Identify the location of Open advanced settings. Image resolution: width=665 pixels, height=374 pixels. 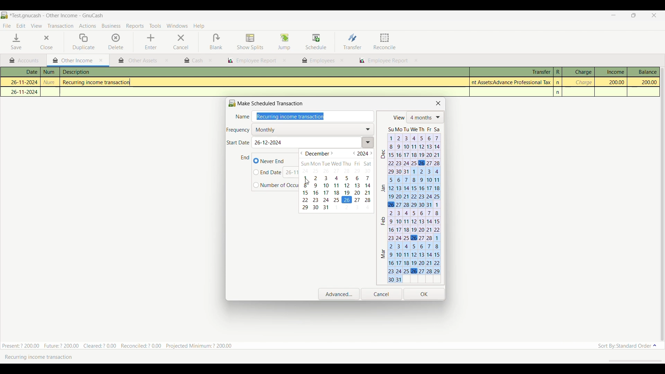
(339, 294).